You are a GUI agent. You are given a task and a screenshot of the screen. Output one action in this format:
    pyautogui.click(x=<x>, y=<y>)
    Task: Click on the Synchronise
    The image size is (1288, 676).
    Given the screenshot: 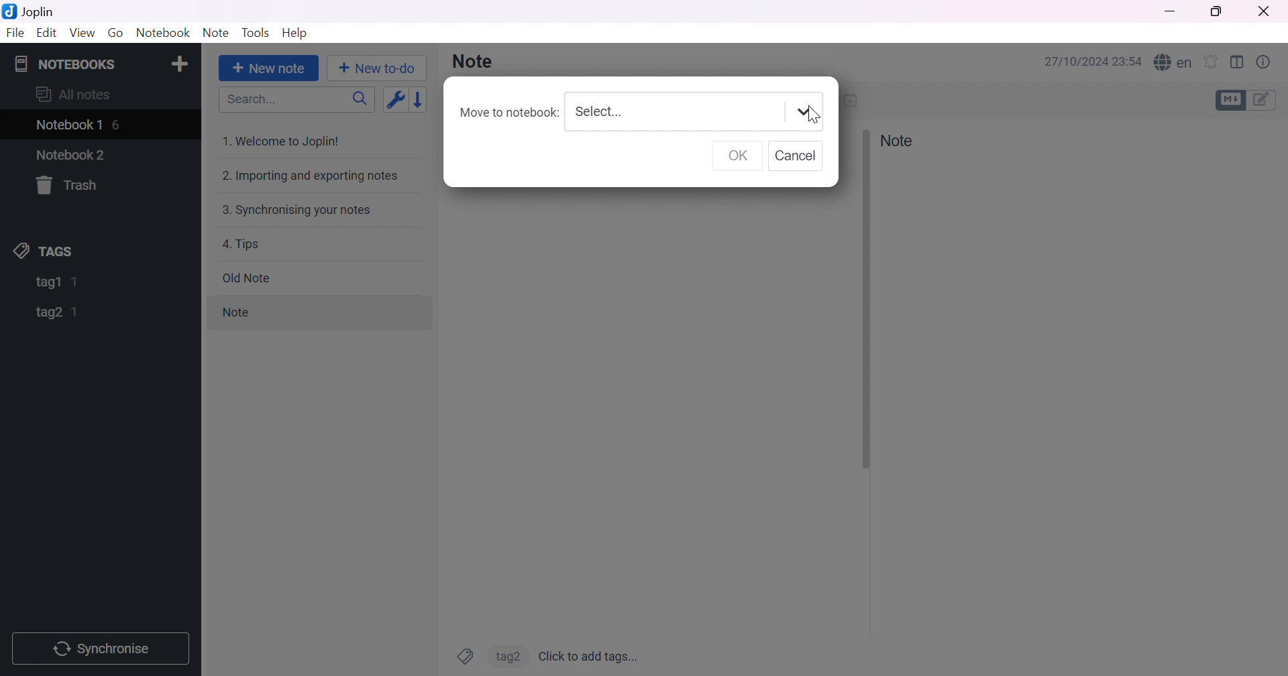 What is the action you would take?
    pyautogui.click(x=103, y=649)
    